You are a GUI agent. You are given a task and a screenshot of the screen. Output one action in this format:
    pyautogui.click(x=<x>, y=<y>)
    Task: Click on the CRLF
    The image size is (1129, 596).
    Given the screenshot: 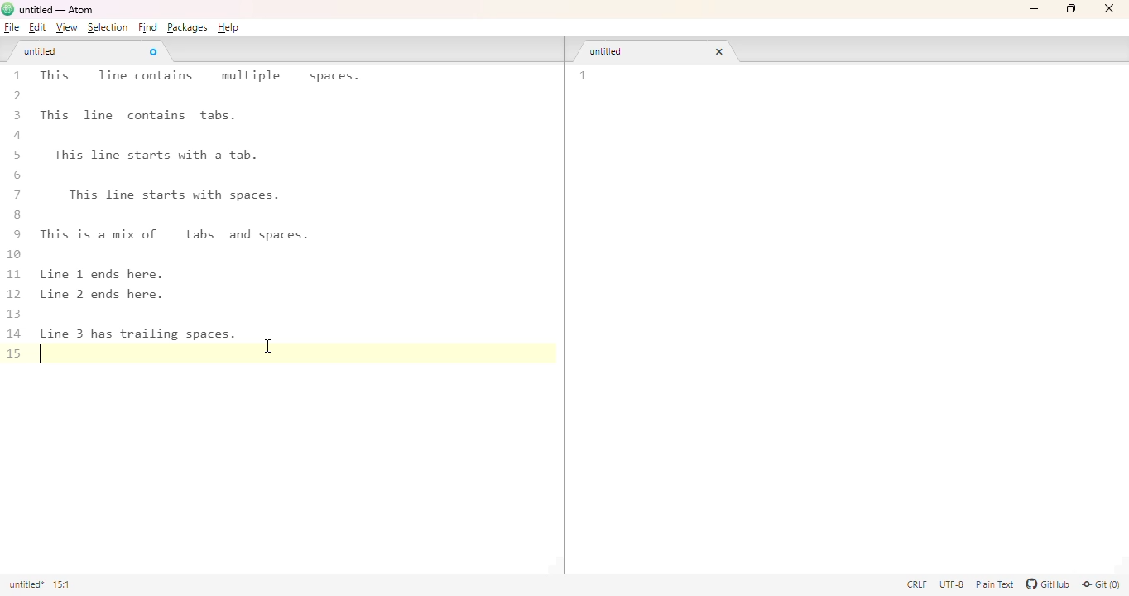 What is the action you would take?
    pyautogui.click(x=915, y=584)
    